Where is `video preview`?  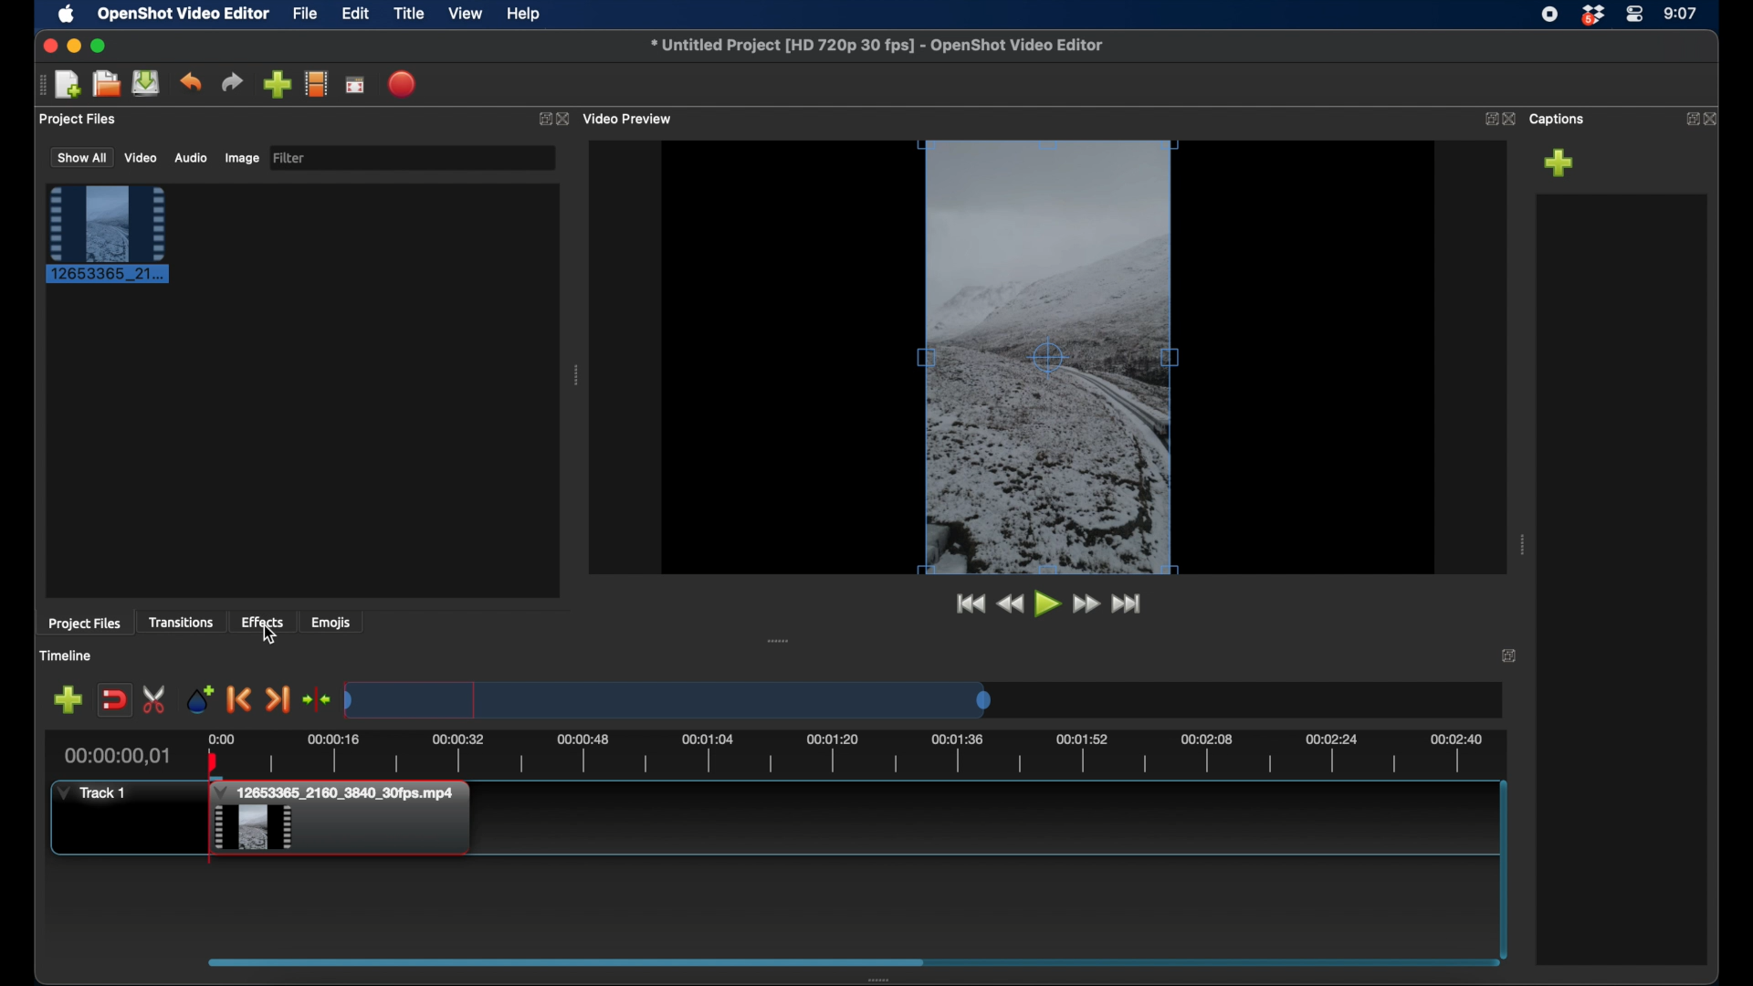 video preview is located at coordinates (1046, 359).